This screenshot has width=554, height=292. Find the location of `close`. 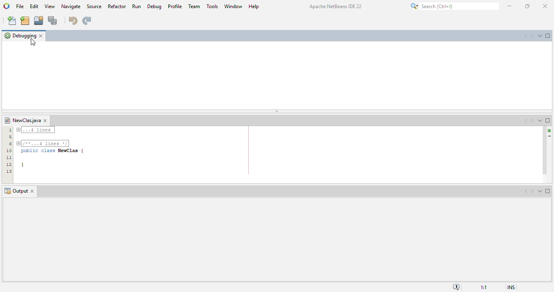

close is located at coordinates (545, 6).